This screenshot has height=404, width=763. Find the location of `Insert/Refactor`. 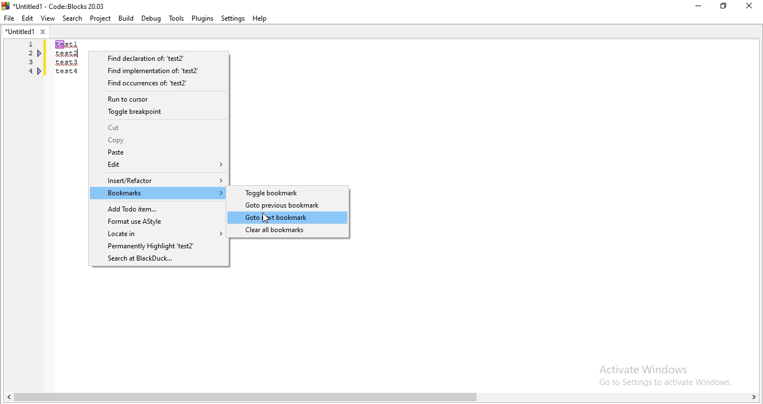

Insert/Refactor is located at coordinates (159, 180).